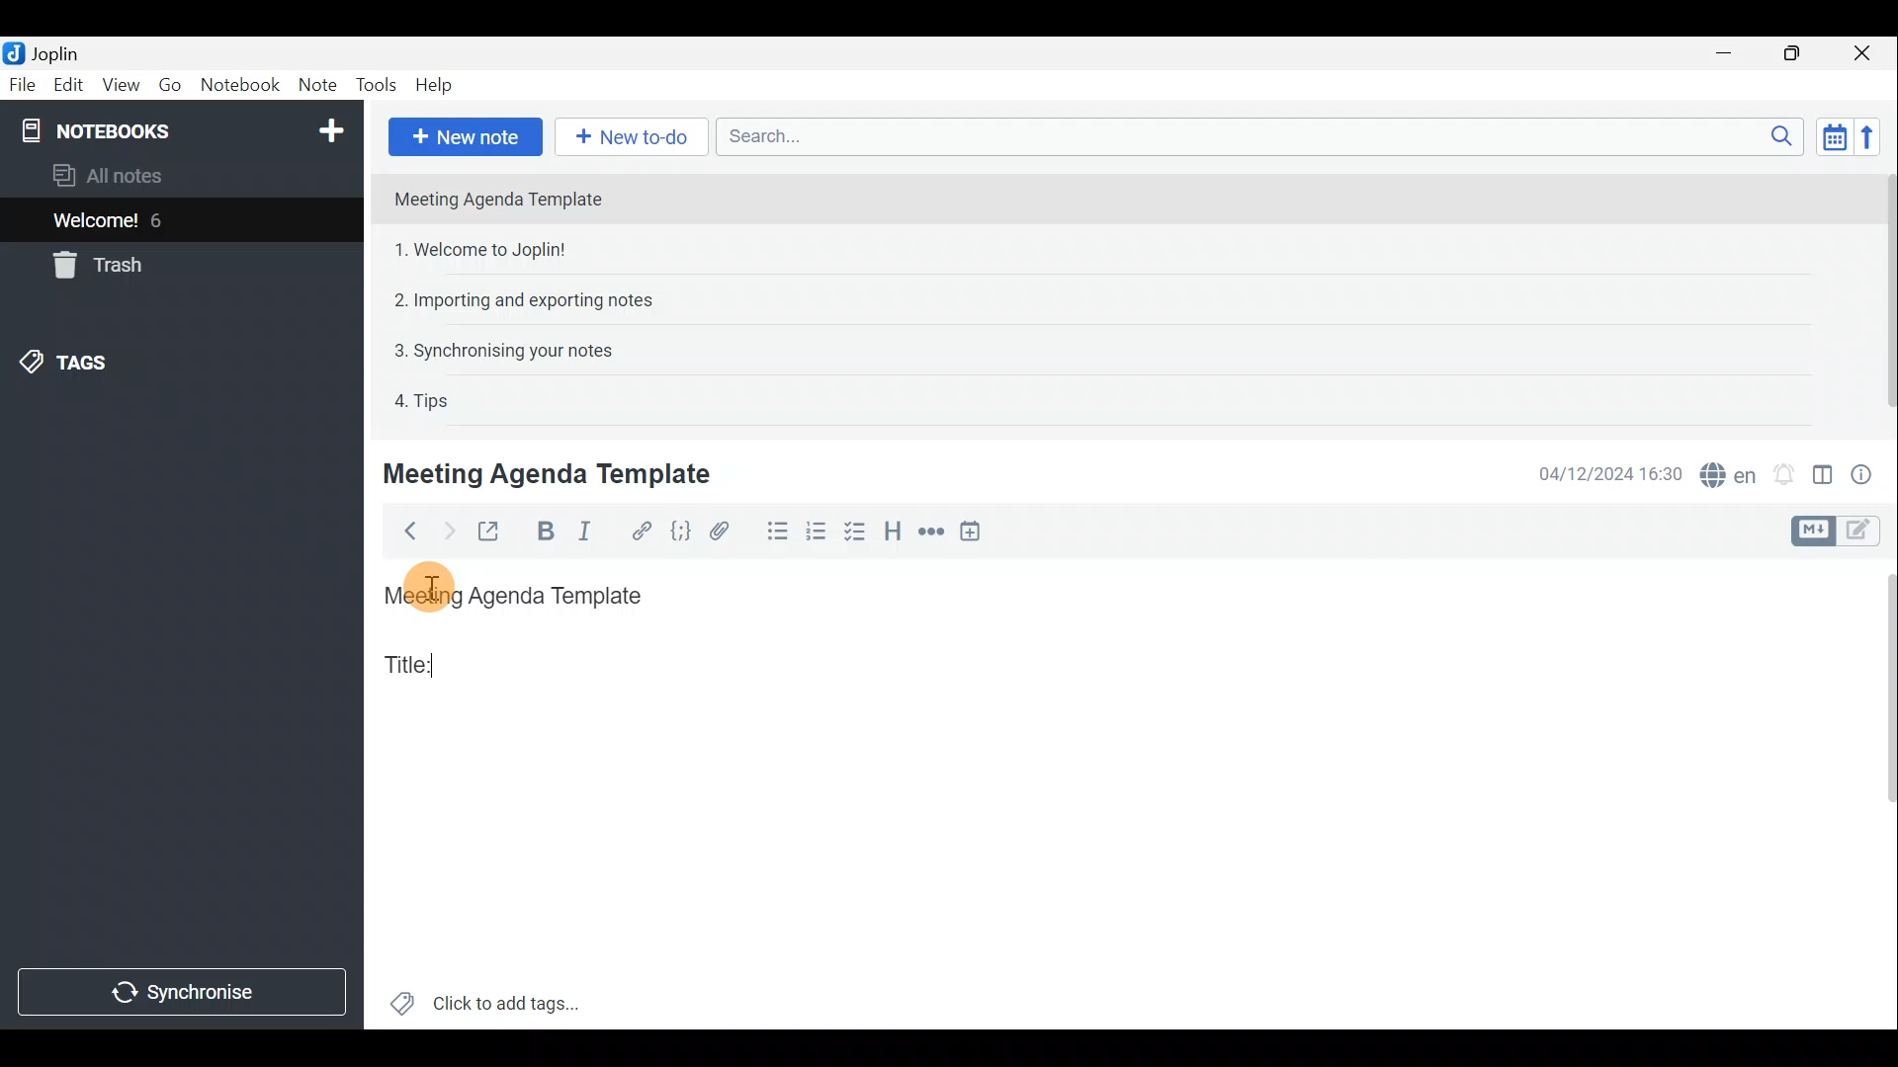  I want to click on File, so click(23, 83).